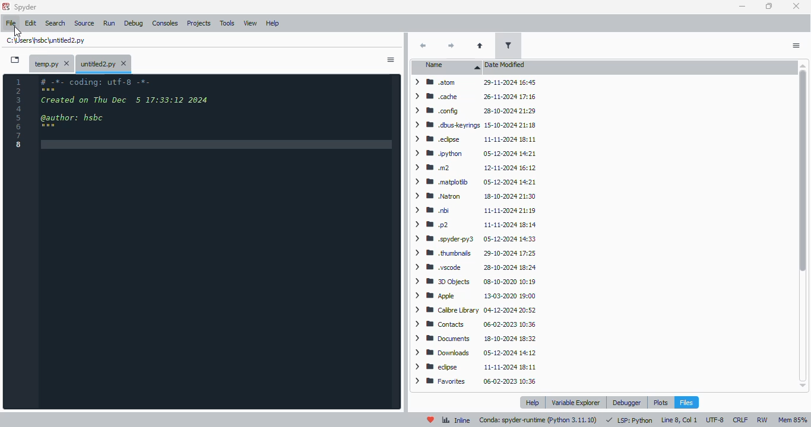 Image resolution: width=811 pixels, height=427 pixels. What do you see at coordinates (473, 238) in the screenshot?
I see `> B .spyderpy3 05-12-2024 14:33` at bounding box center [473, 238].